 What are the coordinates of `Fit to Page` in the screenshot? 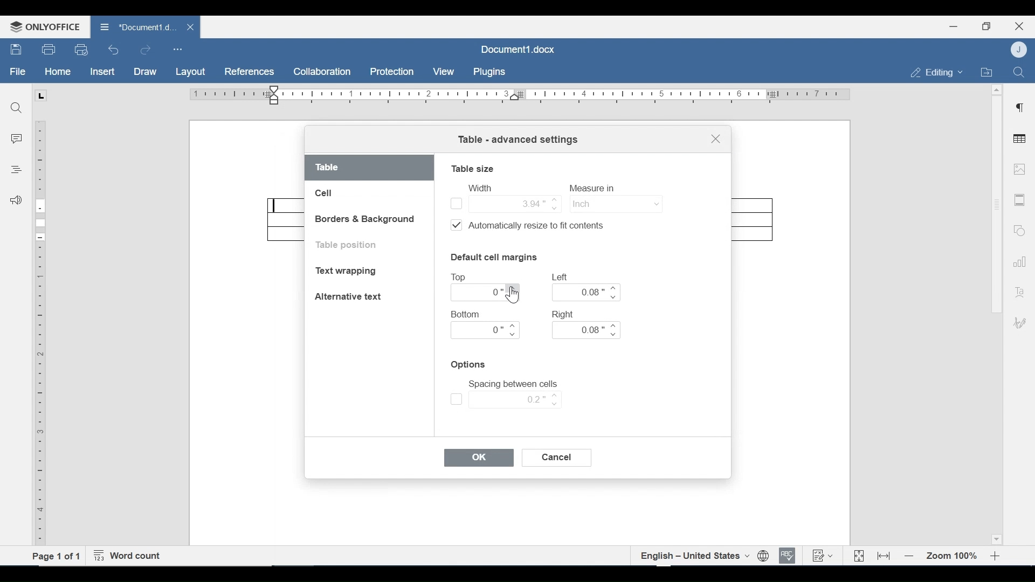 It's located at (858, 556).